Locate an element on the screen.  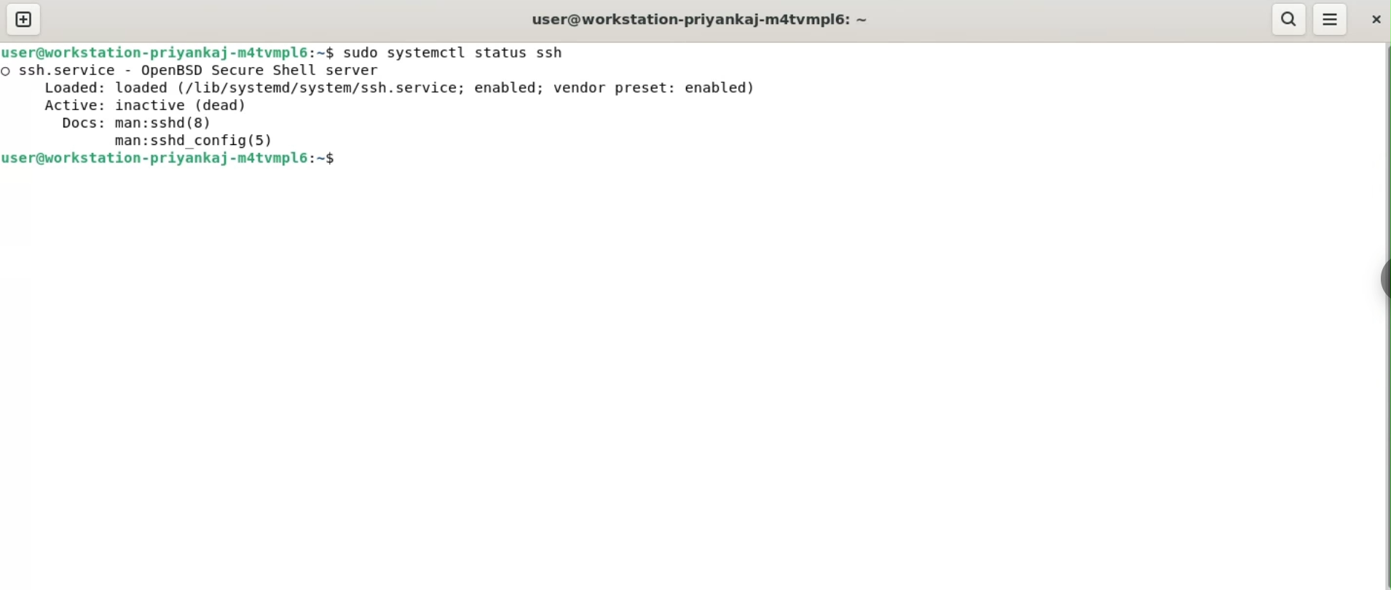
) ssh.service - OpenBSD Secure Shell server
Loaded: loaded (/lib/systemd/system/ssh.service; enabled; vendor preset: enabled)
Active: inactive (dead)
Docs: man:sshd(8)
man:sshd config(5) is located at coordinates (408, 106).